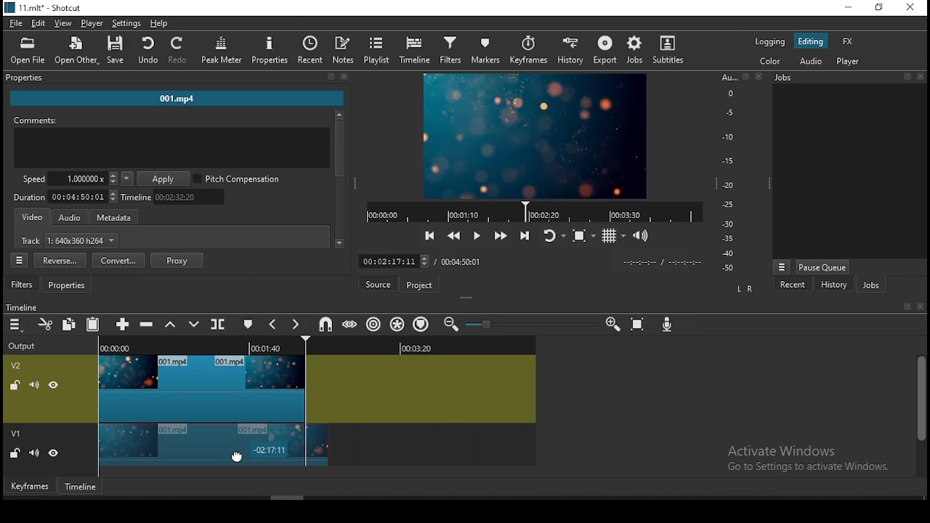 The height and width of the screenshot is (523, 930). I want to click on properties menu, so click(21, 260).